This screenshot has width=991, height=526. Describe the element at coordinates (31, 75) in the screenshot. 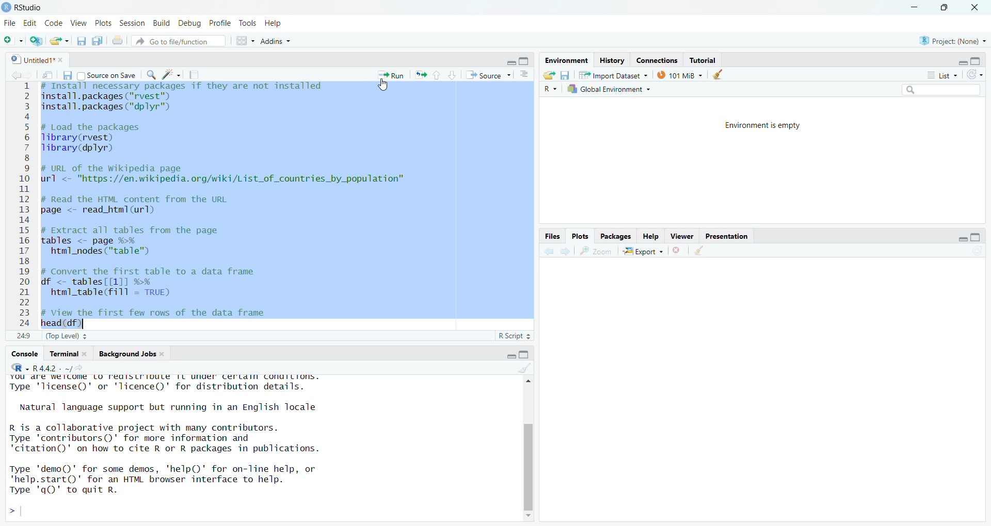

I see `forward` at that location.